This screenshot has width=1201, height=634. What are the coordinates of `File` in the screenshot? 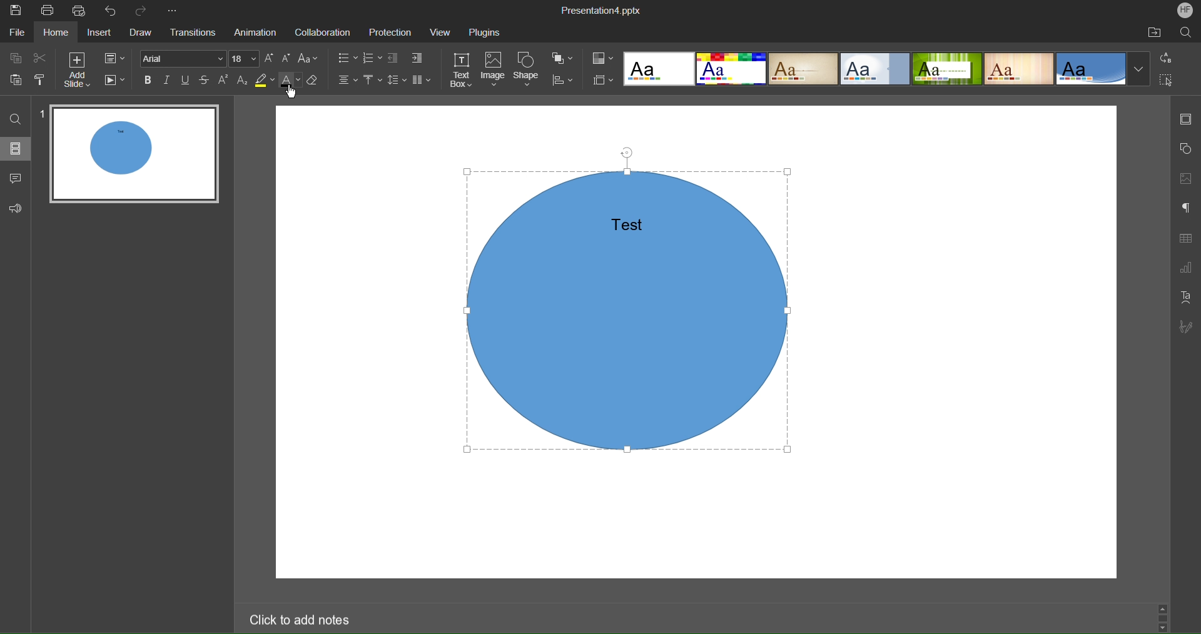 It's located at (16, 33).